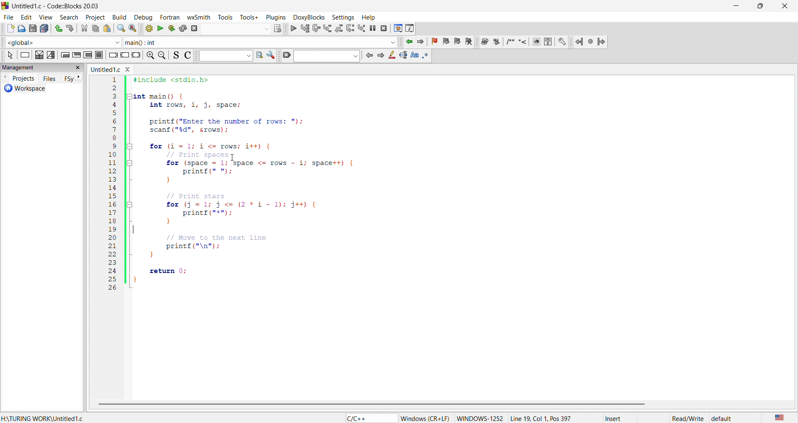  What do you see at coordinates (121, 29) in the screenshot?
I see `find` at bounding box center [121, 29].